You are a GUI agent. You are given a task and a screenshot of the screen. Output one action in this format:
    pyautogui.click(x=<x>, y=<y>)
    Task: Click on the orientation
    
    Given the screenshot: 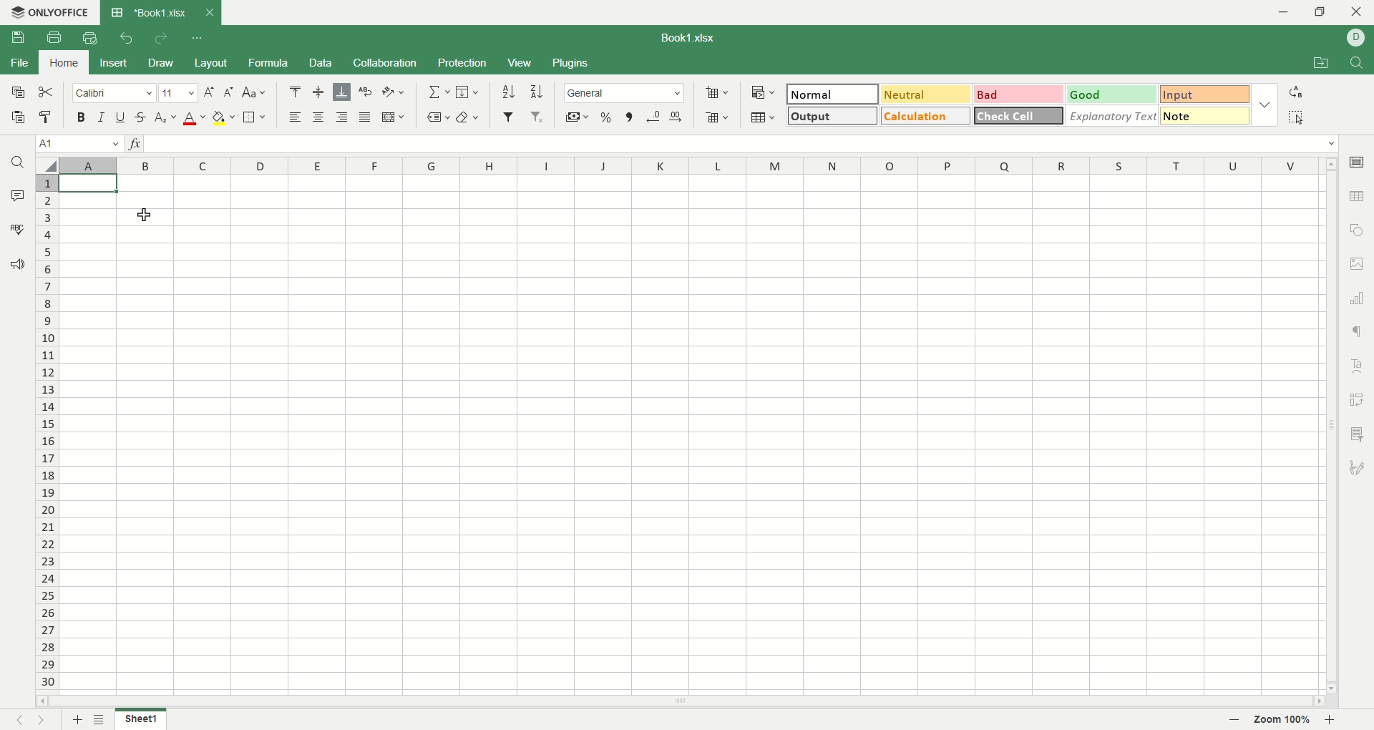 What is the action you would take?
    pyautogui.click(x=395, y=92)
    